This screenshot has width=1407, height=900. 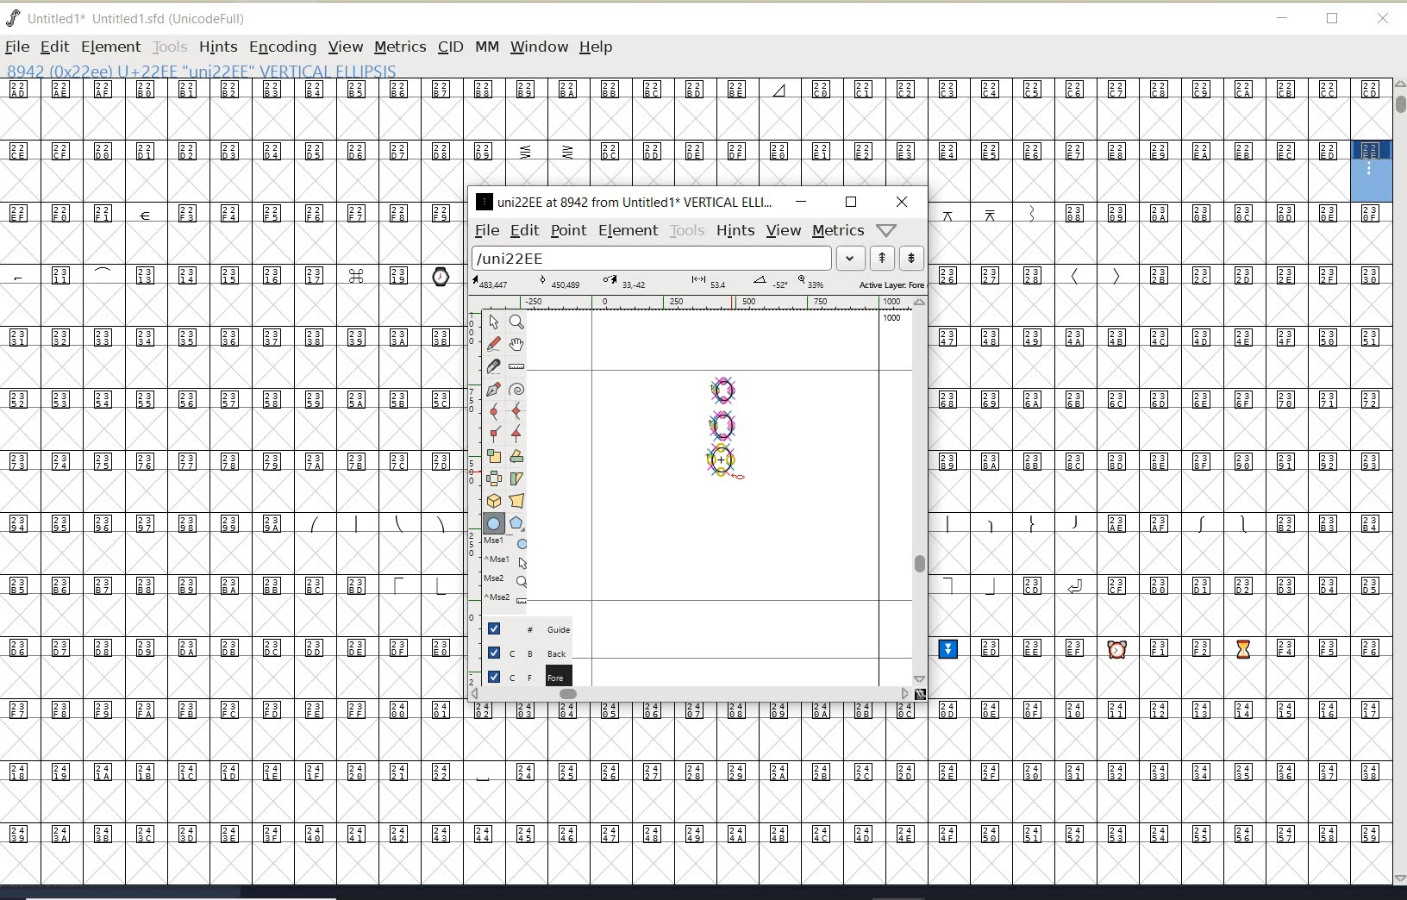 I want to click on CID, so click(x=449, y=47).